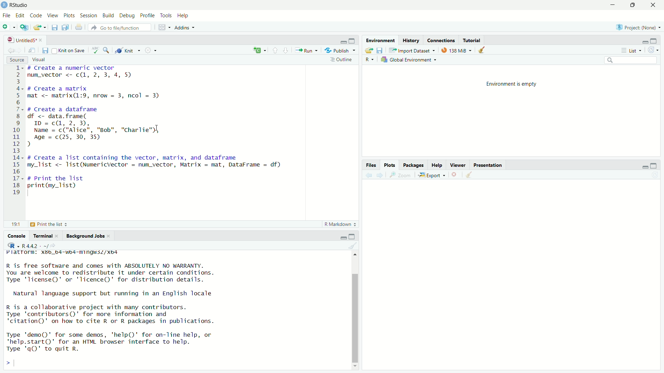 The height and width of the screenshot is (373, 664). Describe the element at coordinates (54, 29) in the screenshot. I see `save` at that location.